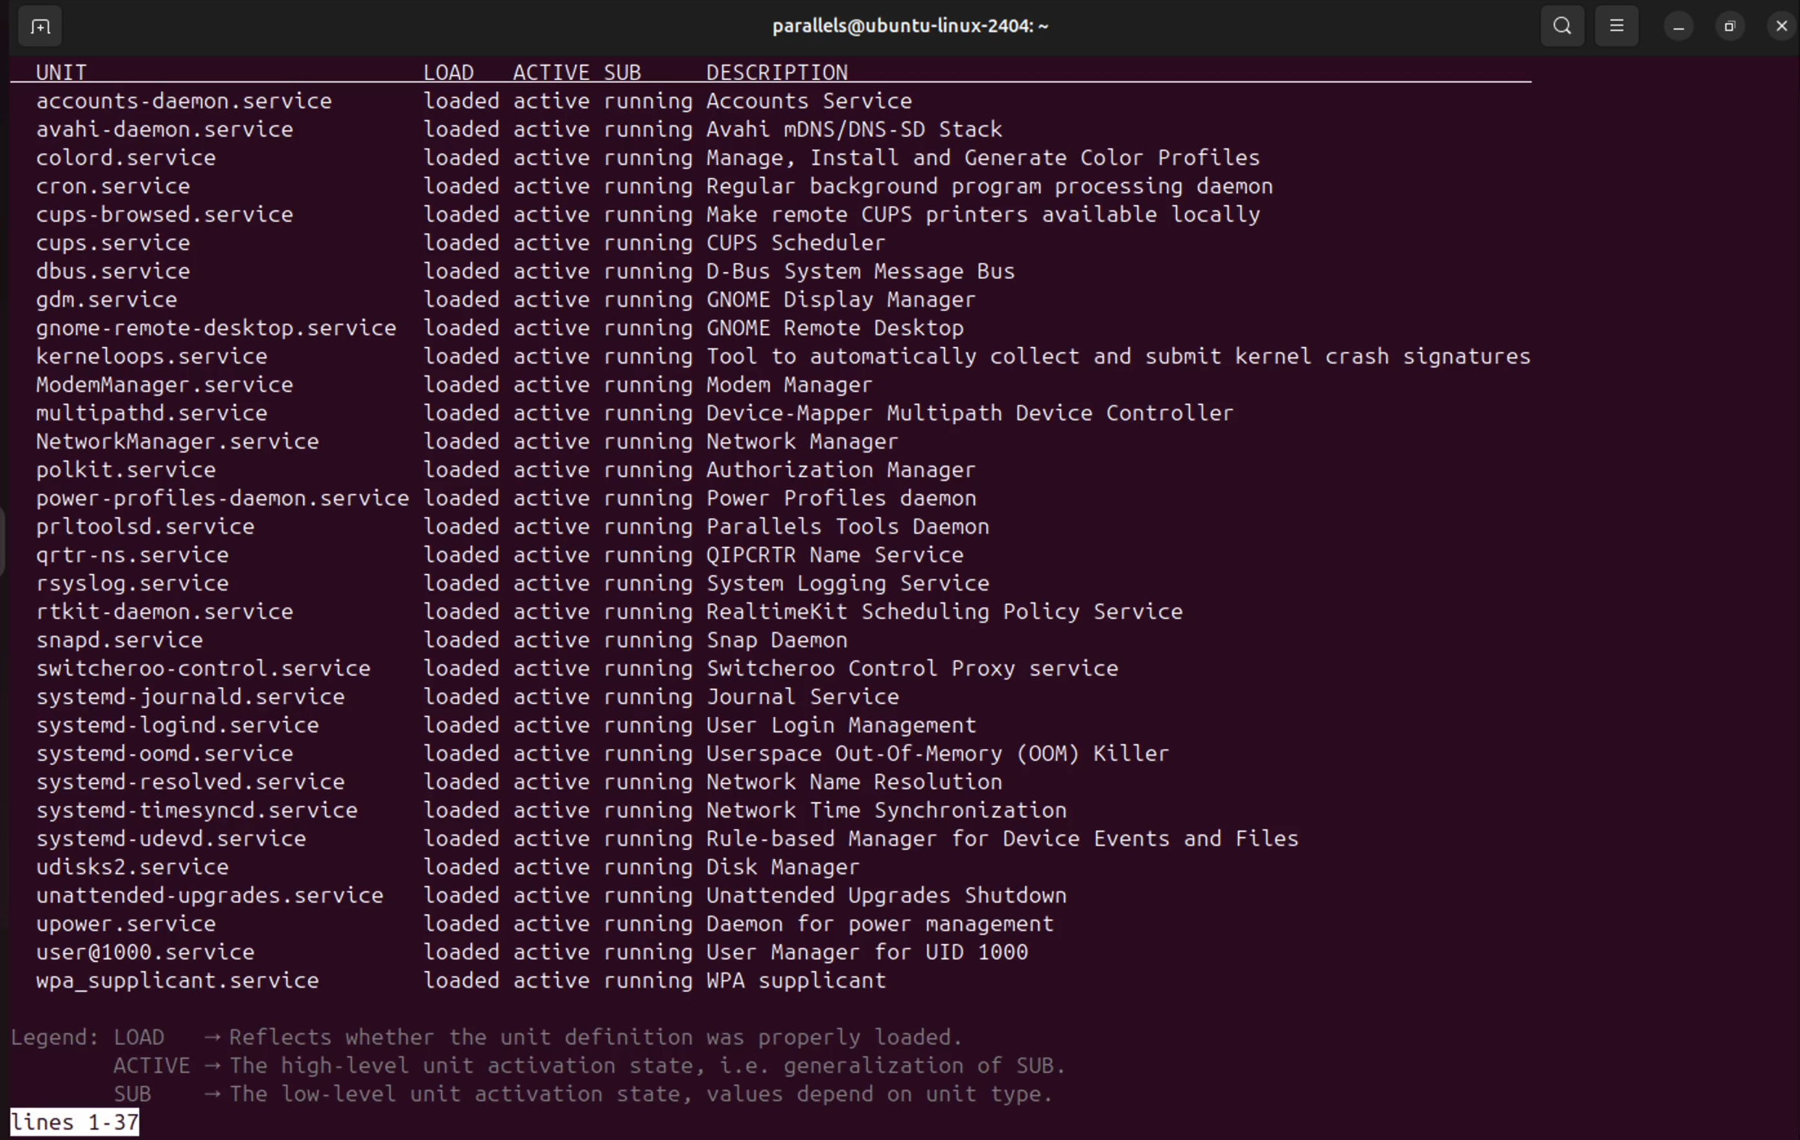  What do you see at coordinates (792, 72) in the screenshot?
I see `Description` at bounding box center [792, 72].